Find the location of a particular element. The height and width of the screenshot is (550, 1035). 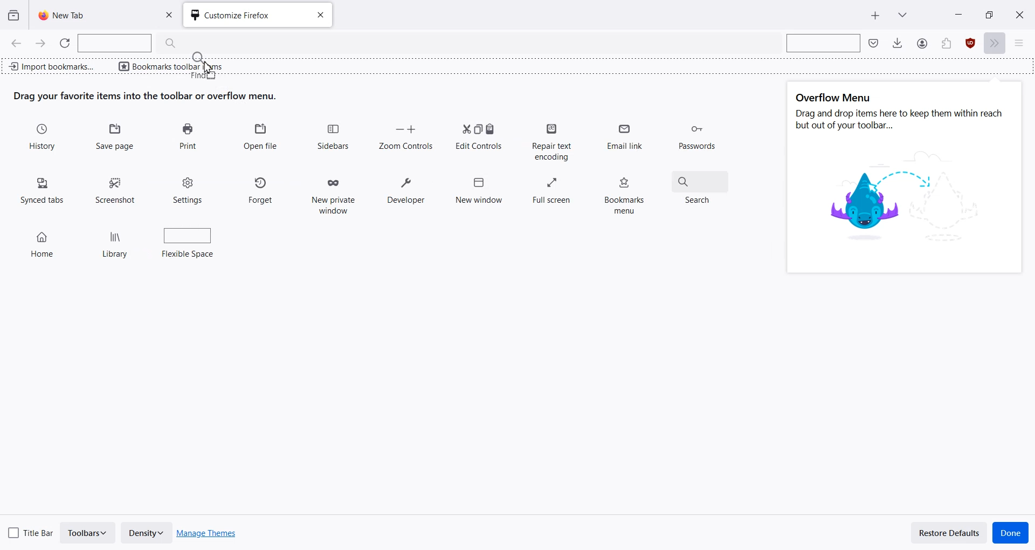

New private window is located at coordinates (332, 192).